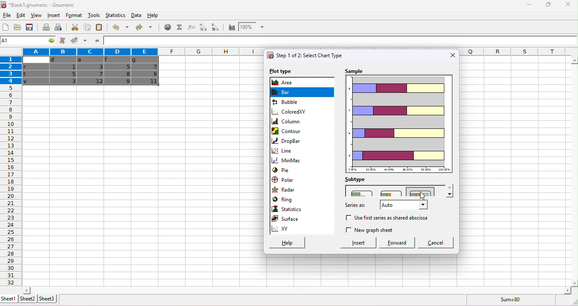 This screenshot has width=578, height=306. What do you see at coordinates (22, 41) in the screenshot?
I see `4R*5C` at bounding box center [22, 41].